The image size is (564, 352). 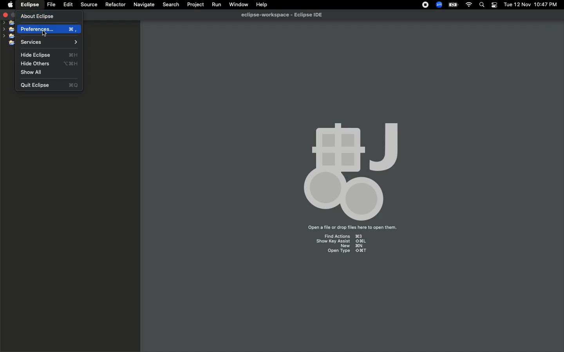 What do you see at coordinates (50, 85) in the screenshot?
I see `Quit eclipse` at bounding box center [50, 85].